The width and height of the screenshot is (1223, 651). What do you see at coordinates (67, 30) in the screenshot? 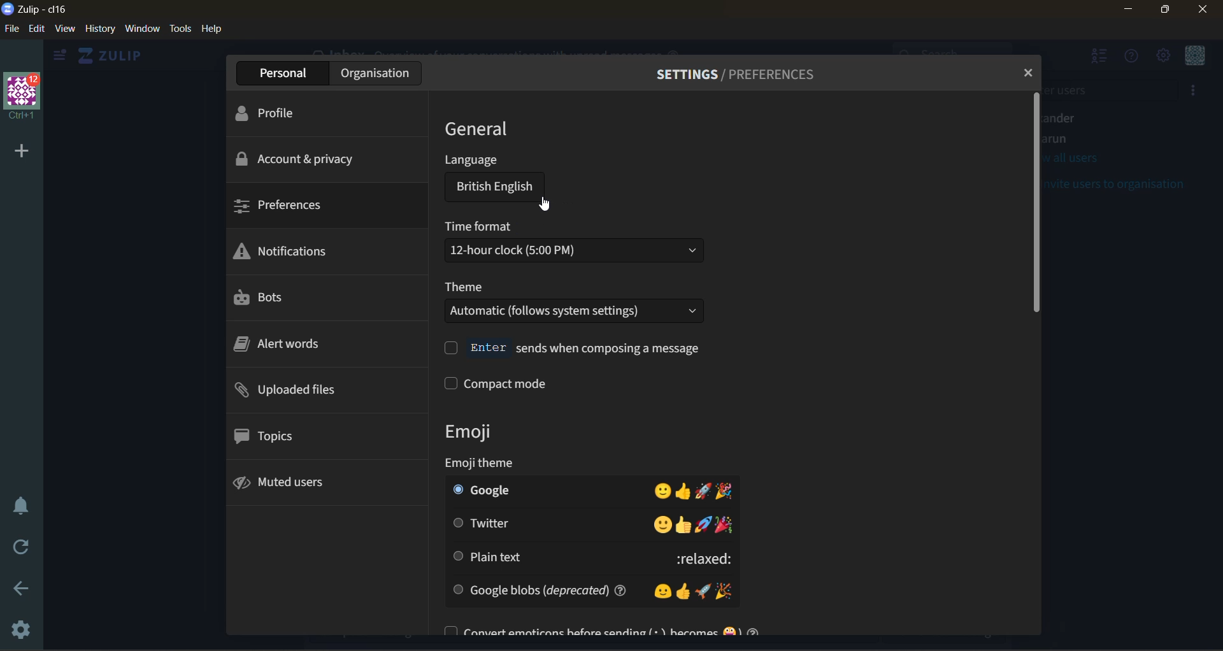
I see `view` at bounding box center [67, 30].